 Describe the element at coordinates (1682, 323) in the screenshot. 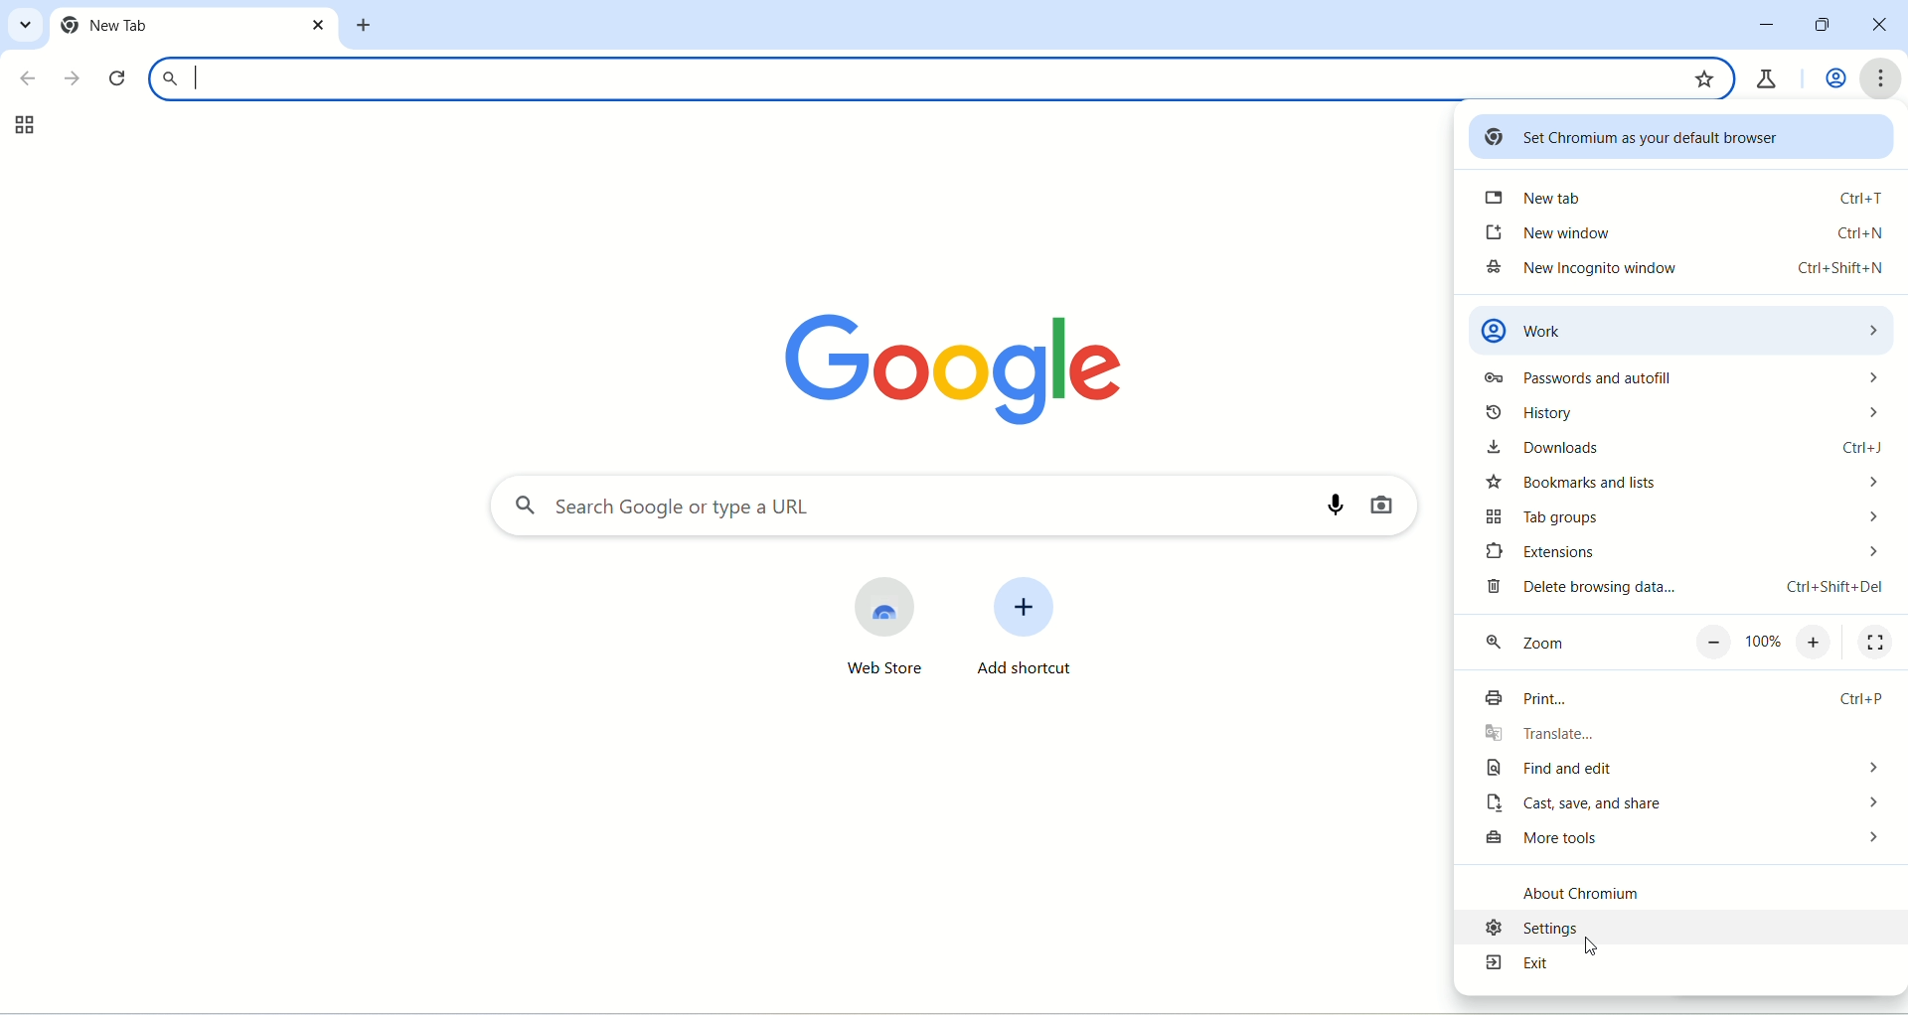

I see `work` at that location.